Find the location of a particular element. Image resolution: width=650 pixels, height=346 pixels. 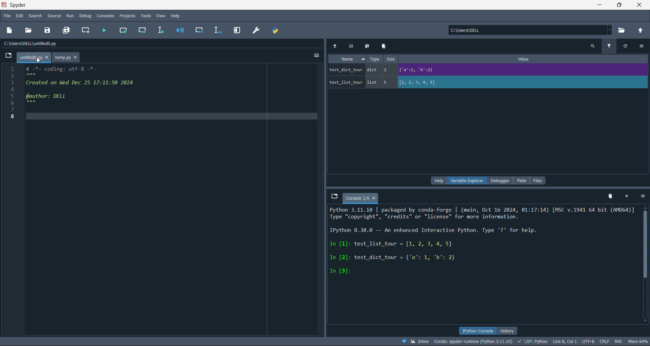

minimiize is located at coordinates (599, 5).